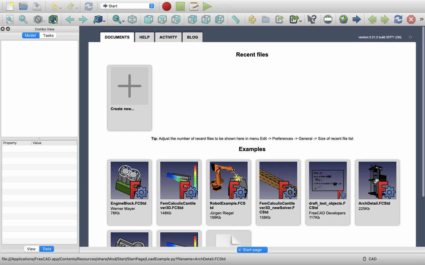  I want to click on Create new project, so click(130, 99).